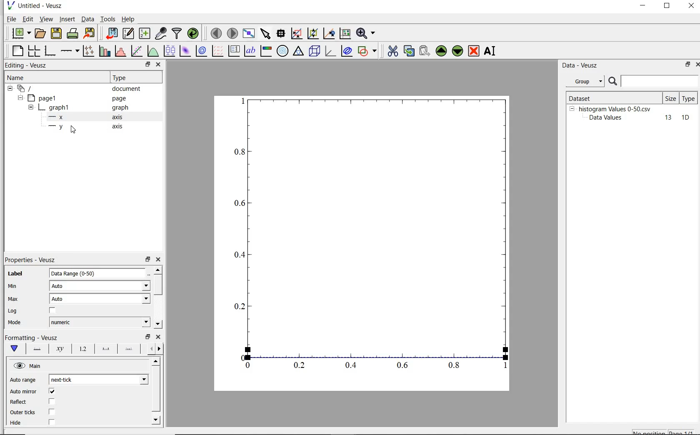  I want to click on checkbox, so click(52, 422).